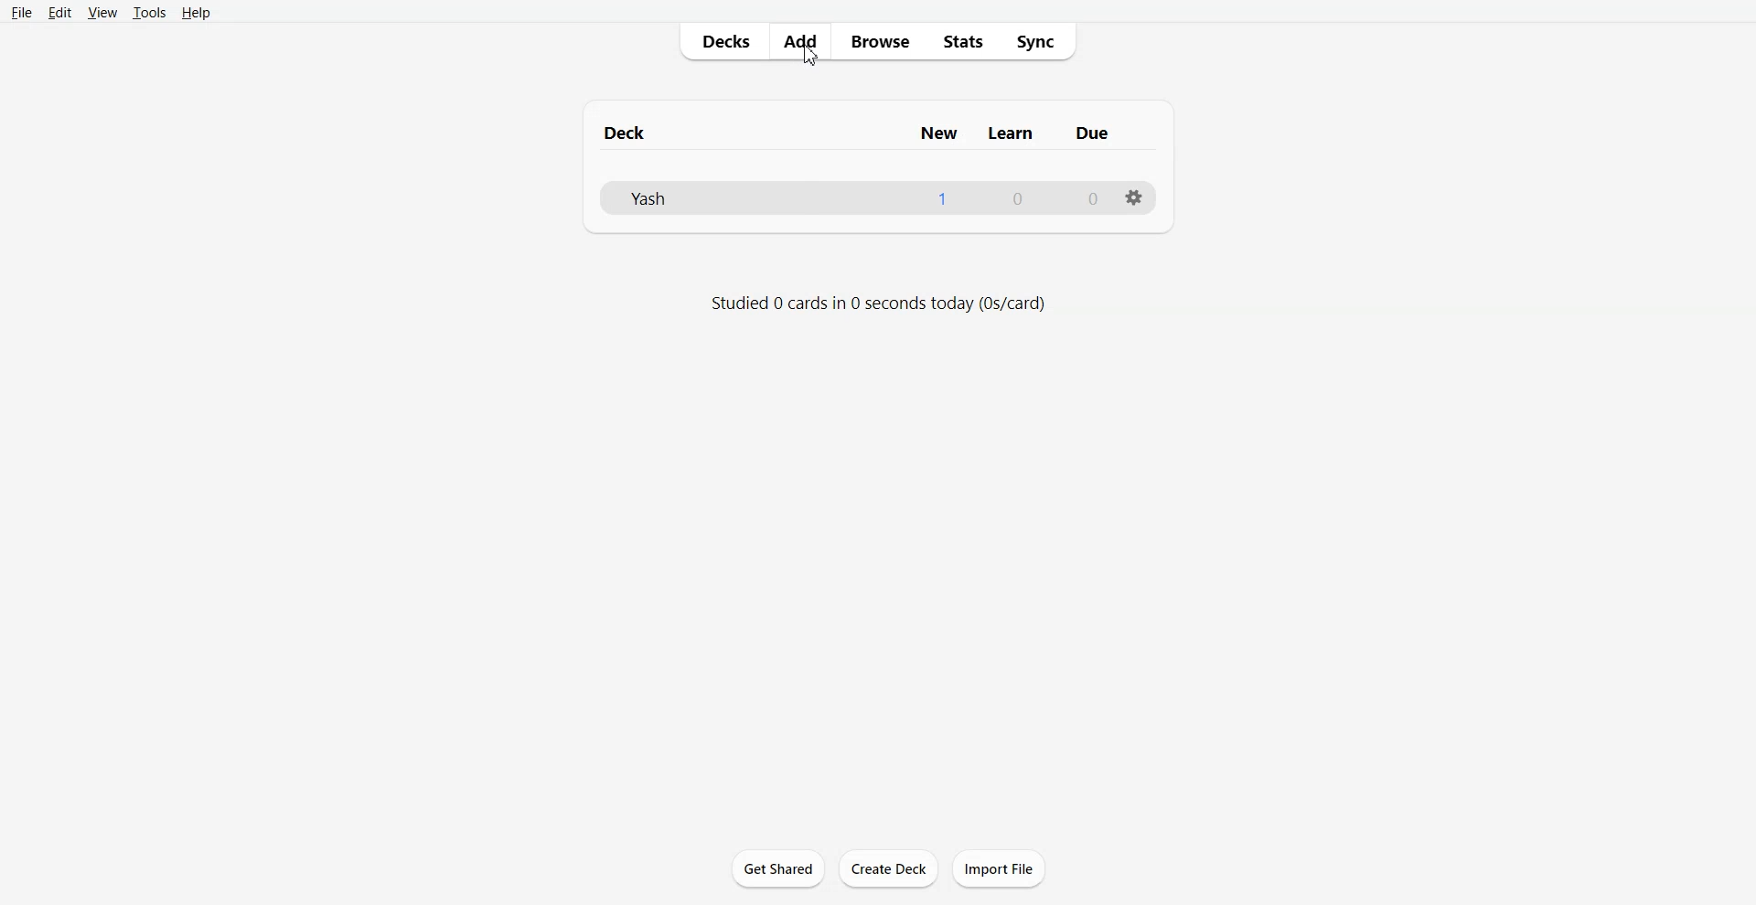 The width and height of the screenshot is (1756, 905). I want to click on Cursor, so click(809, 57).